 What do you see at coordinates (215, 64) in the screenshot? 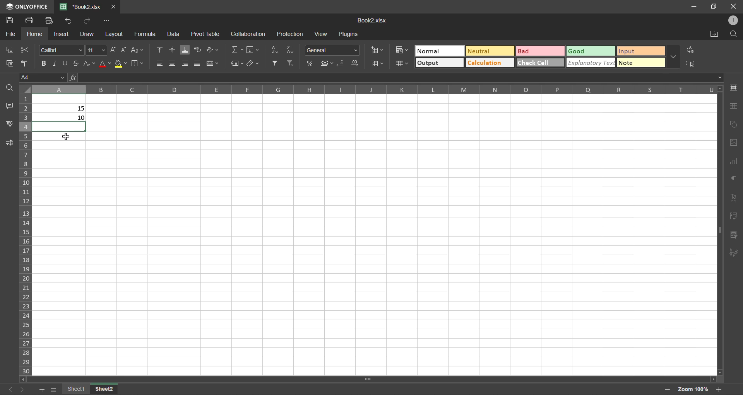
I see `merge and center` at bounding box center [215, 64].